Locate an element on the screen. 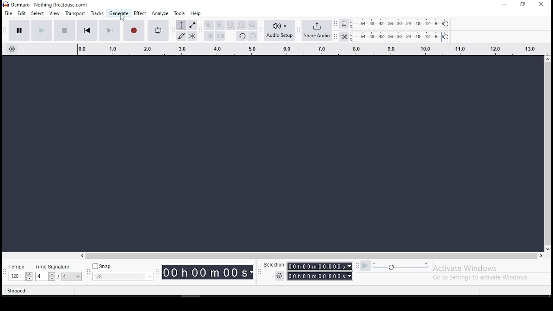 Image resolution: width=553 pixels, height=311 pixels. redo is located at coordinates (252, 37).